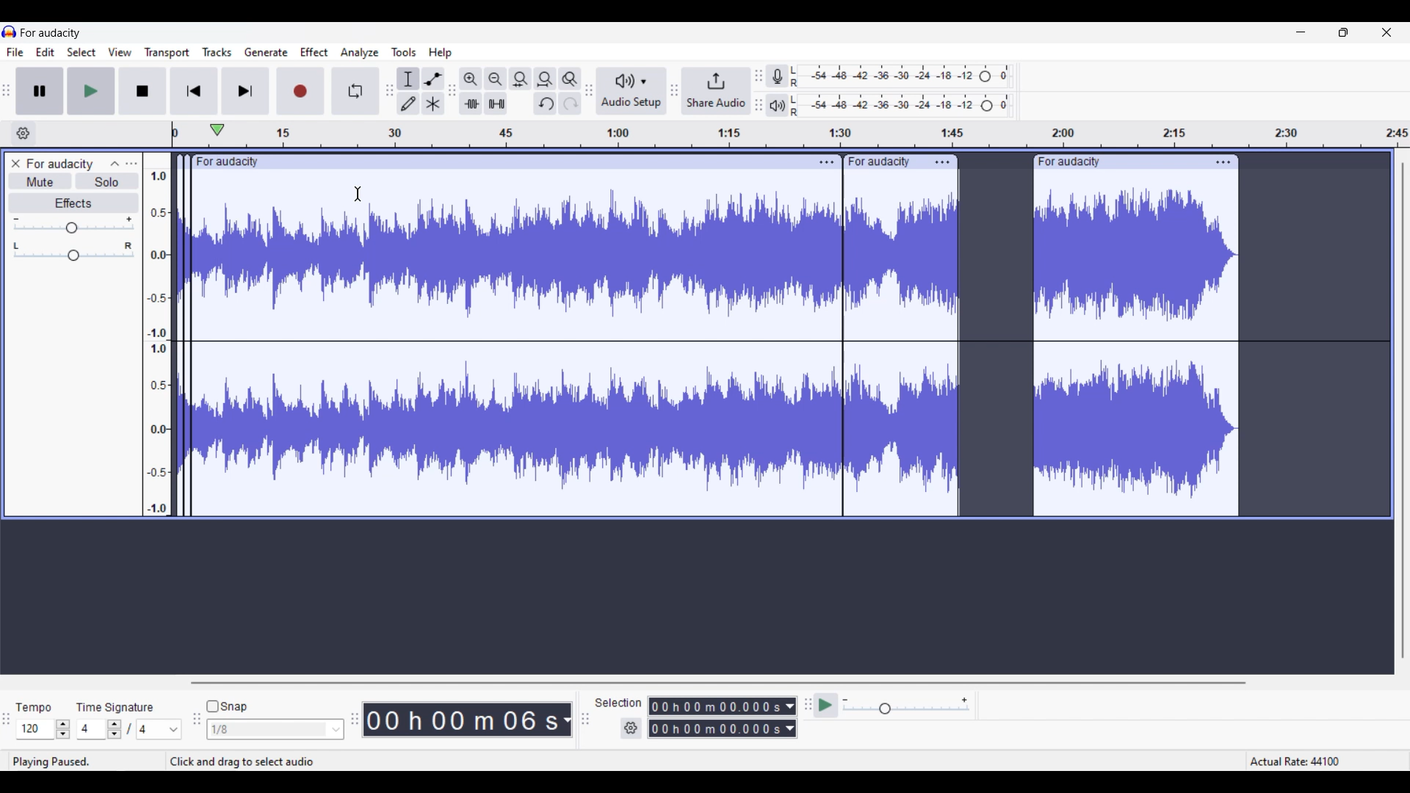  I want to click on Open menu, so click(134, 164).